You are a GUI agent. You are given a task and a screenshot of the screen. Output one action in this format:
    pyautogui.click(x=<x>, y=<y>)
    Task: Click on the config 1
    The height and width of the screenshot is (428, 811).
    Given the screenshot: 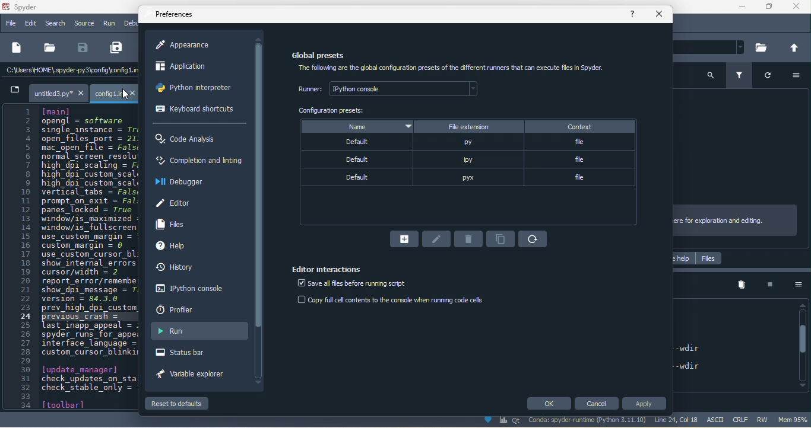 What is the action you would take?
    pyautogui.click(x=114, y=94)
    